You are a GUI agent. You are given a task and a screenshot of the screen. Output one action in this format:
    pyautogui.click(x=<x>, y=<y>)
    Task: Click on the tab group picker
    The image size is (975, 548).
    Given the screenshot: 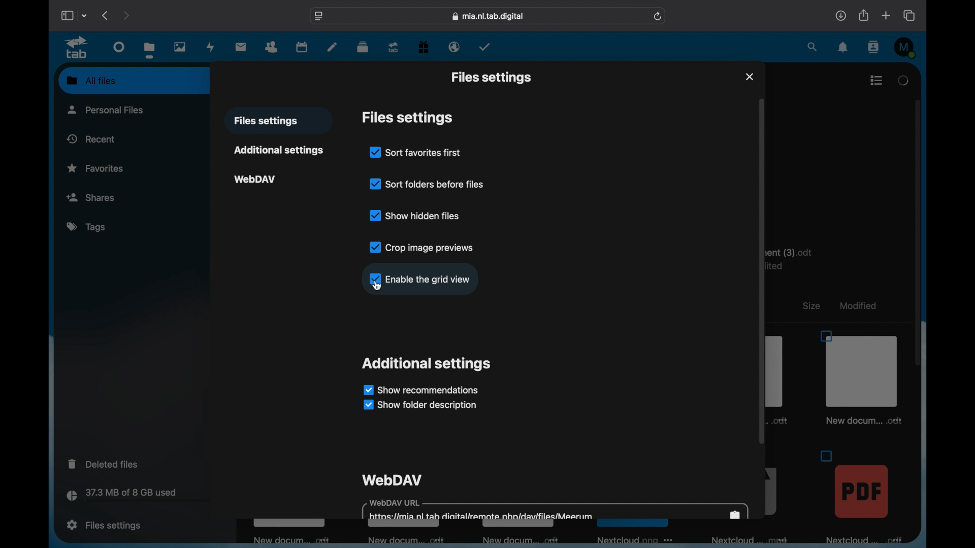 What is the action you would take?
    pyautogui.click(x=84, y=15)
    